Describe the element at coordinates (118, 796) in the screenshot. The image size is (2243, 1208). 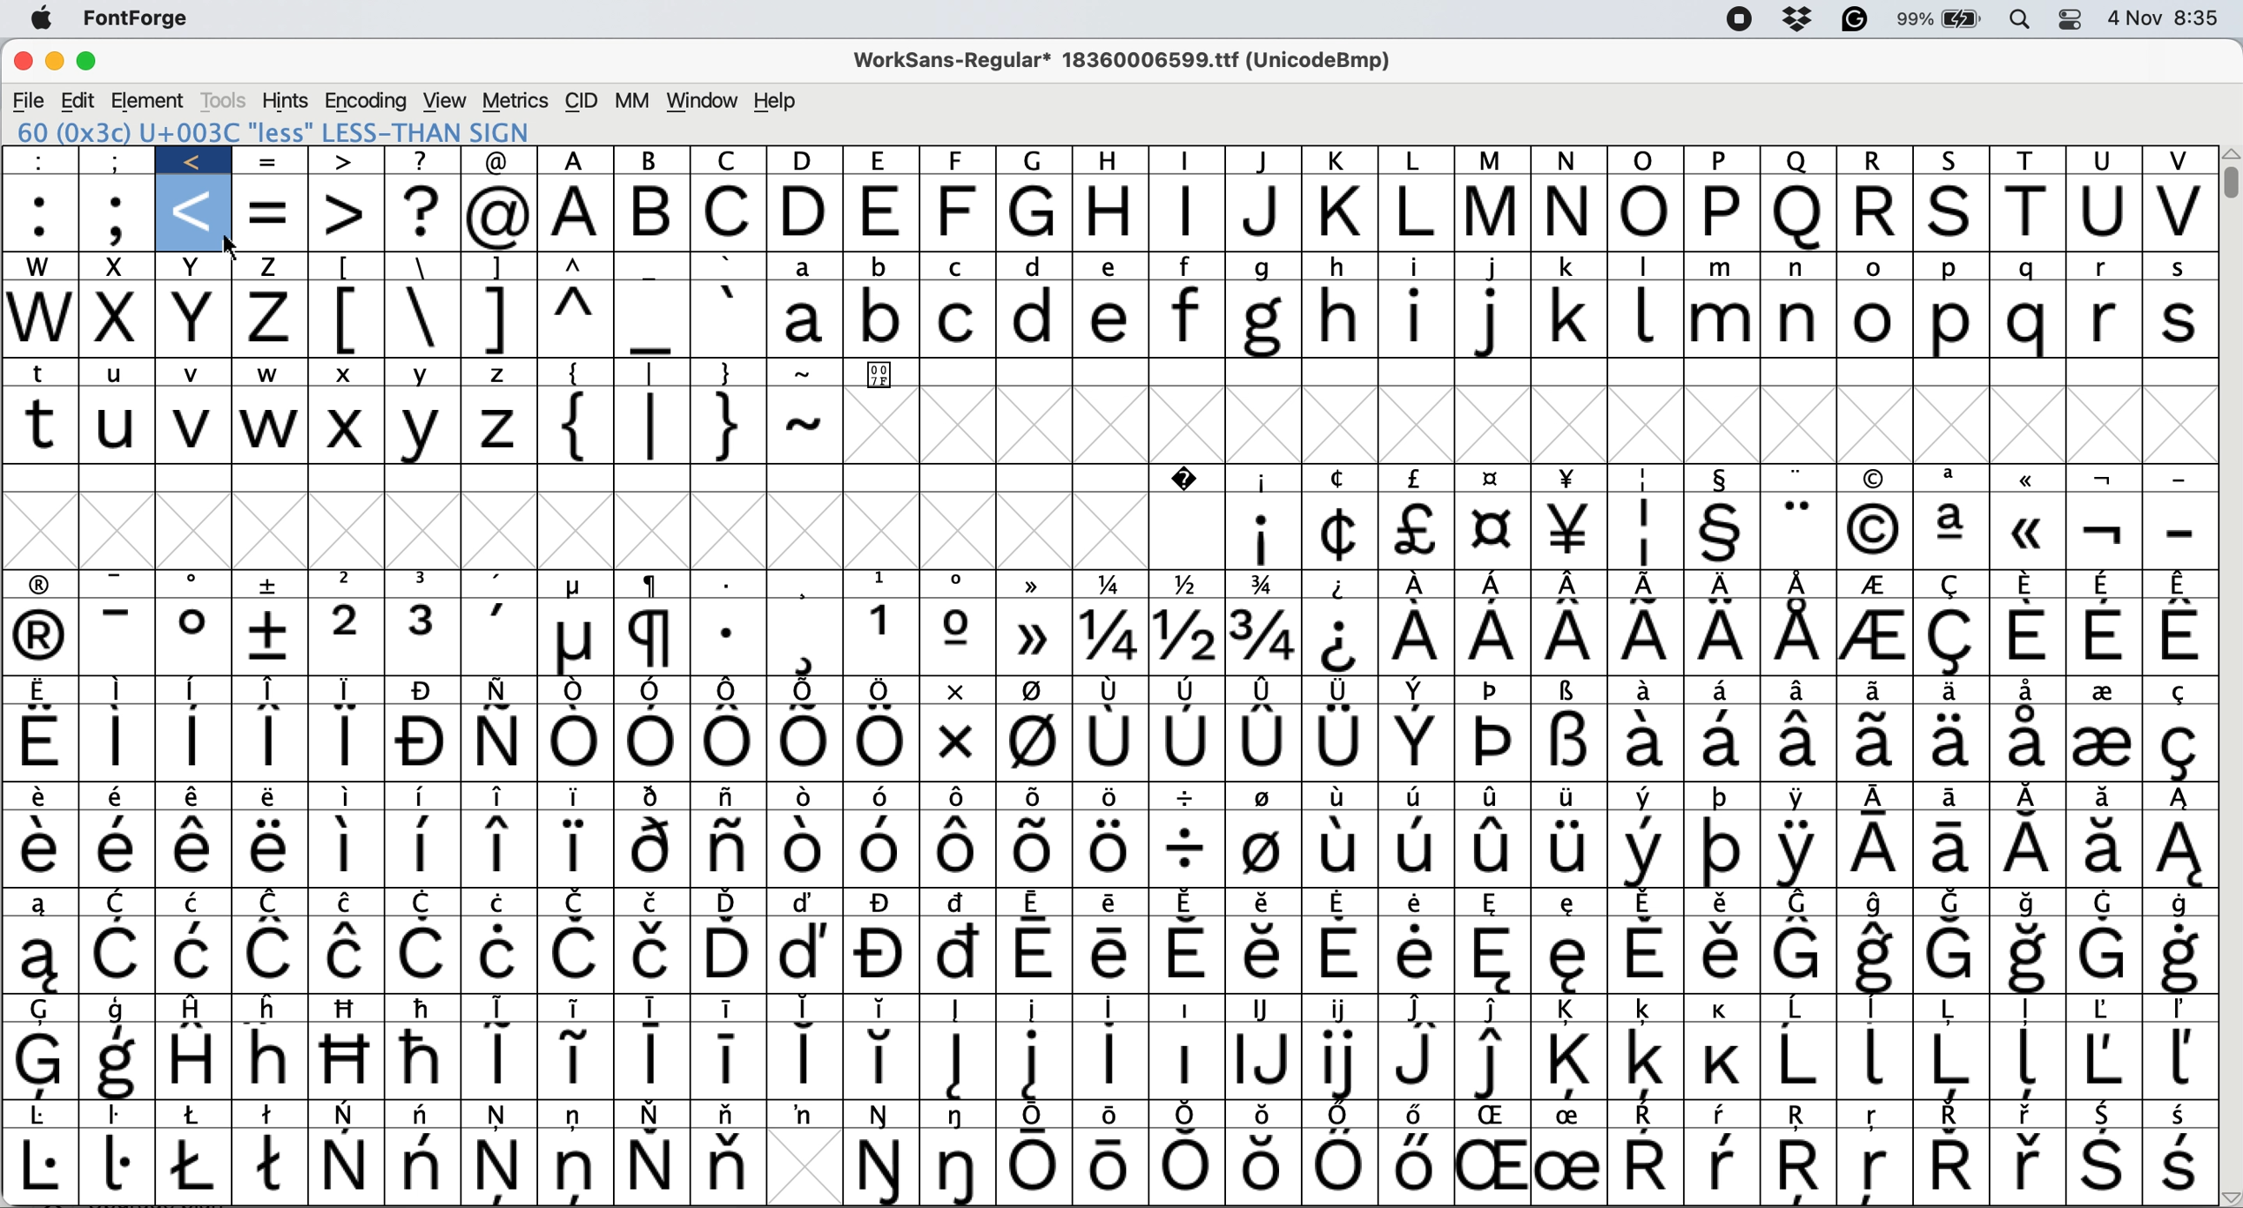
I see `Symbol` at that location.